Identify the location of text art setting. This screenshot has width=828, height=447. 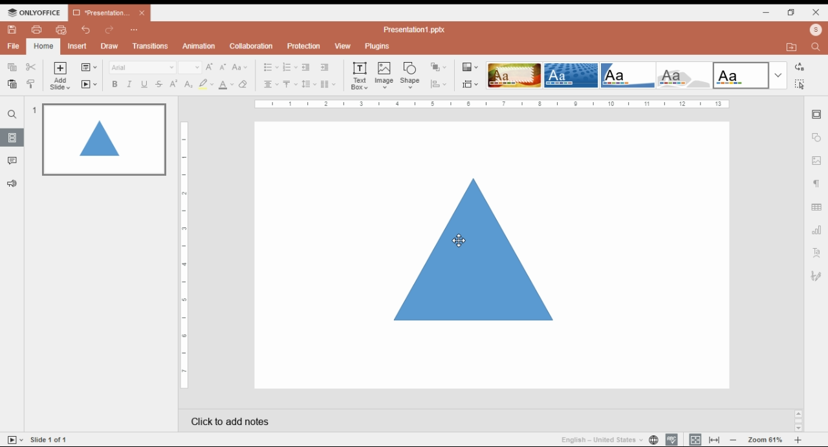
(816, 253).